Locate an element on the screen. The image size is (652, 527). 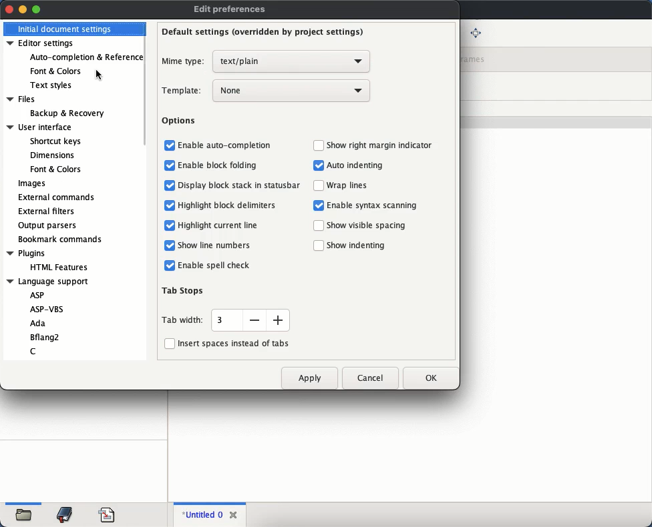
insert spaces instead of tabs is located at coordinates (227, 343).